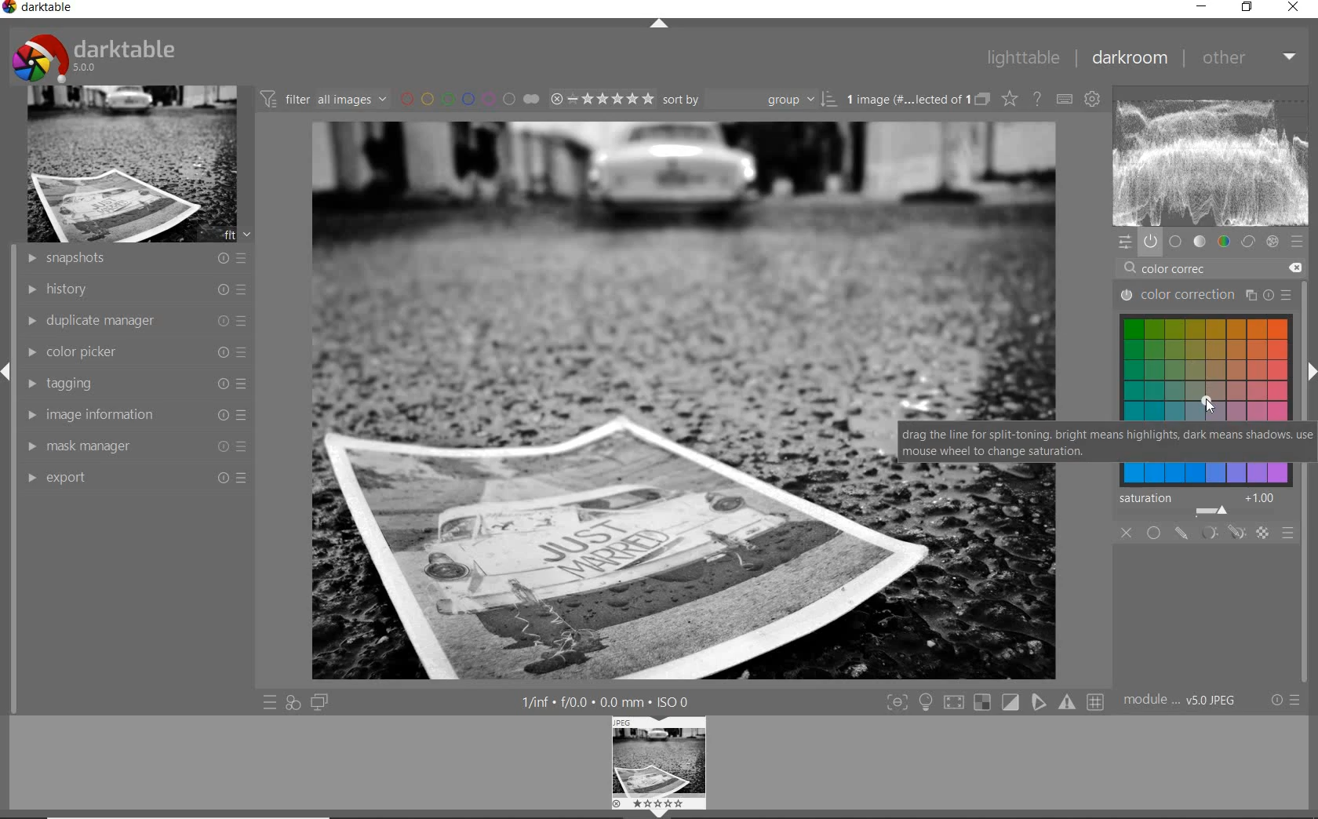 The height and width of the screenshot is (819, 1318). I want to click on selected image range rating, so click(599, 99).